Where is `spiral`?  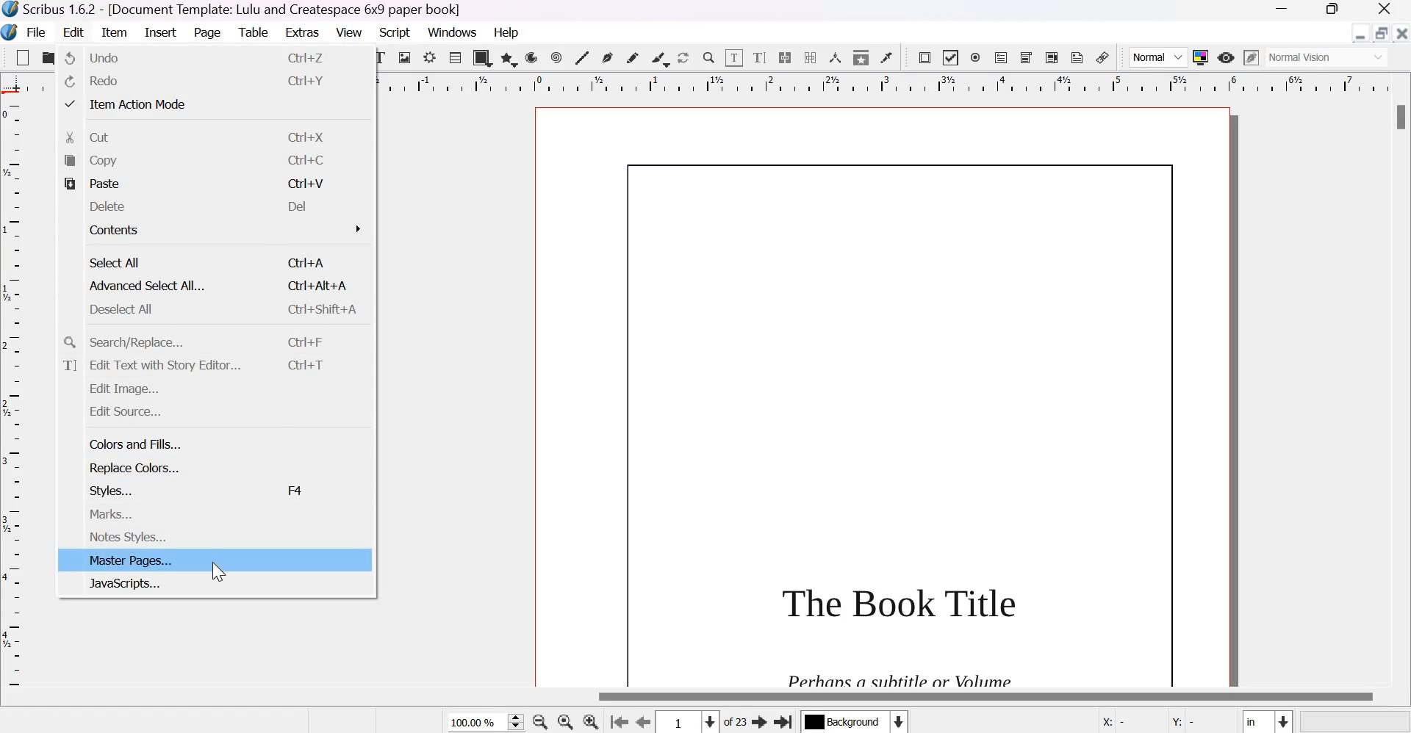
spiral is located at coordinates (557, 57).